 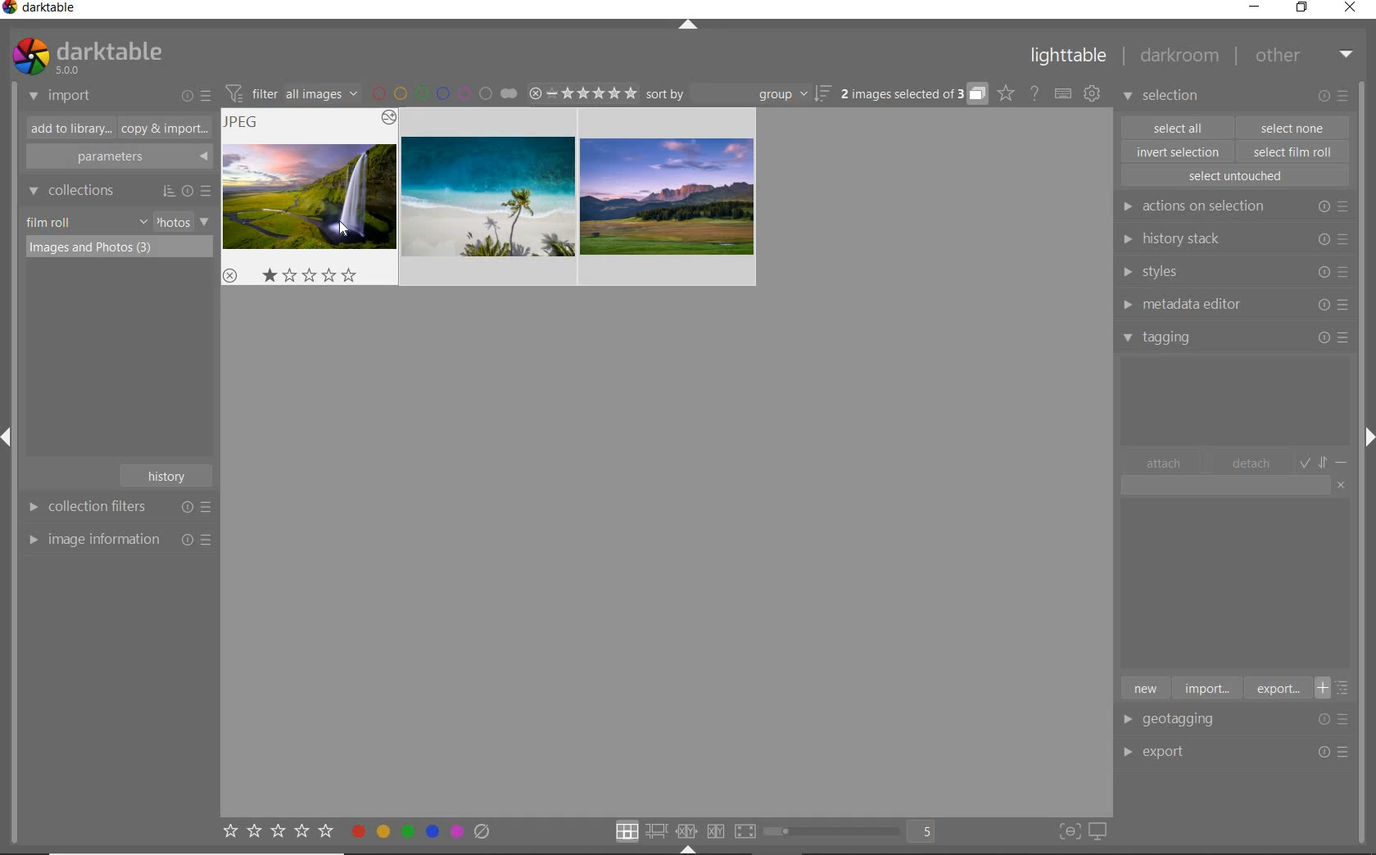 I want to click on Expand, so click(x=13, y=441).